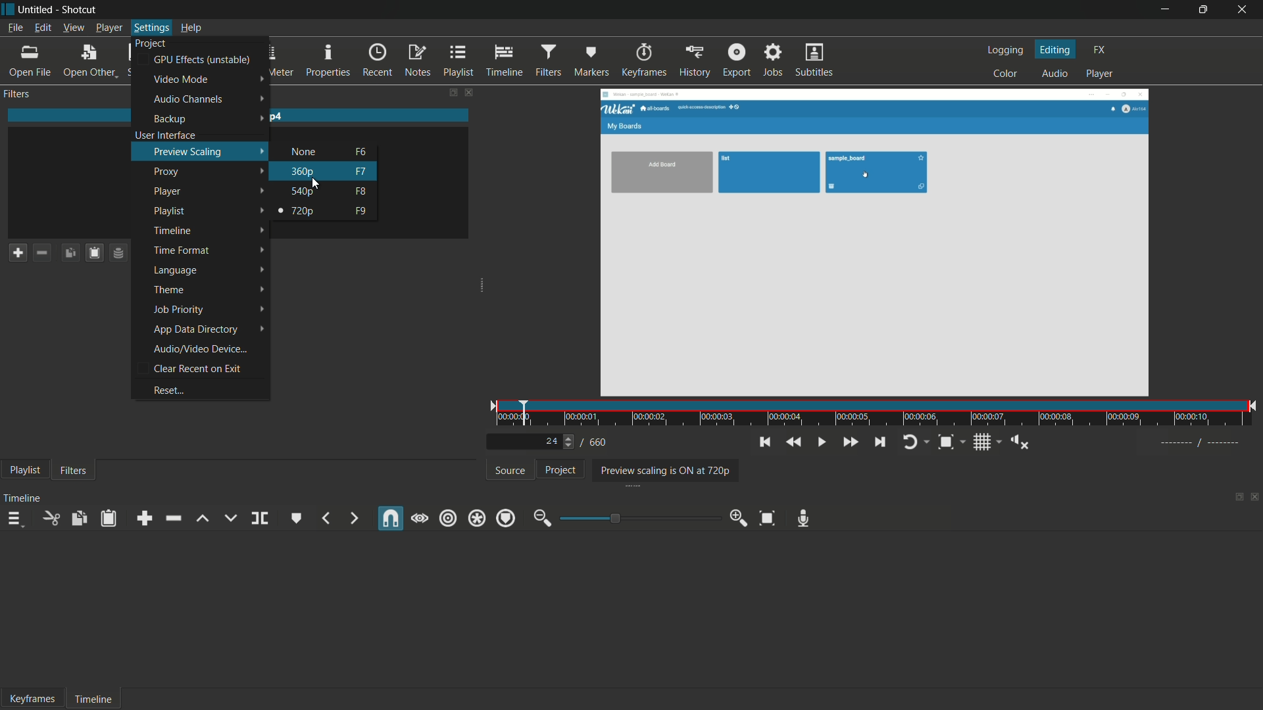 The height and width of the screenshot is (710, 1263). I want to click on player, so click(1099, 74).